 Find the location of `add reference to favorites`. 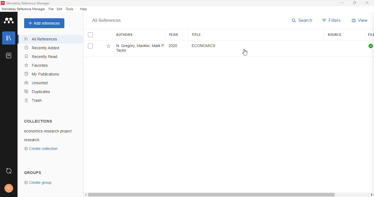

add reference to favorites is located at coordinates (109, 46).